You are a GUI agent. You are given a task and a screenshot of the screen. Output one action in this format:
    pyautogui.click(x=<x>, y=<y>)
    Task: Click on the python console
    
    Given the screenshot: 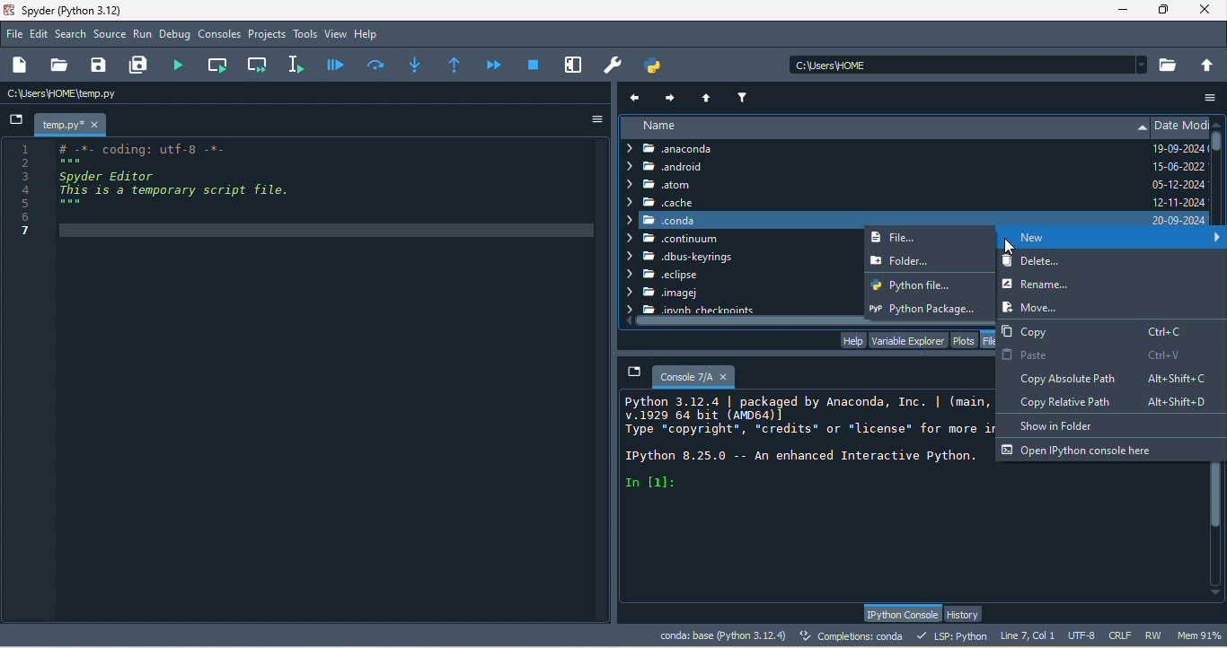 What is the action you would take?
    pyautogui.click(x=901, y=614)
    